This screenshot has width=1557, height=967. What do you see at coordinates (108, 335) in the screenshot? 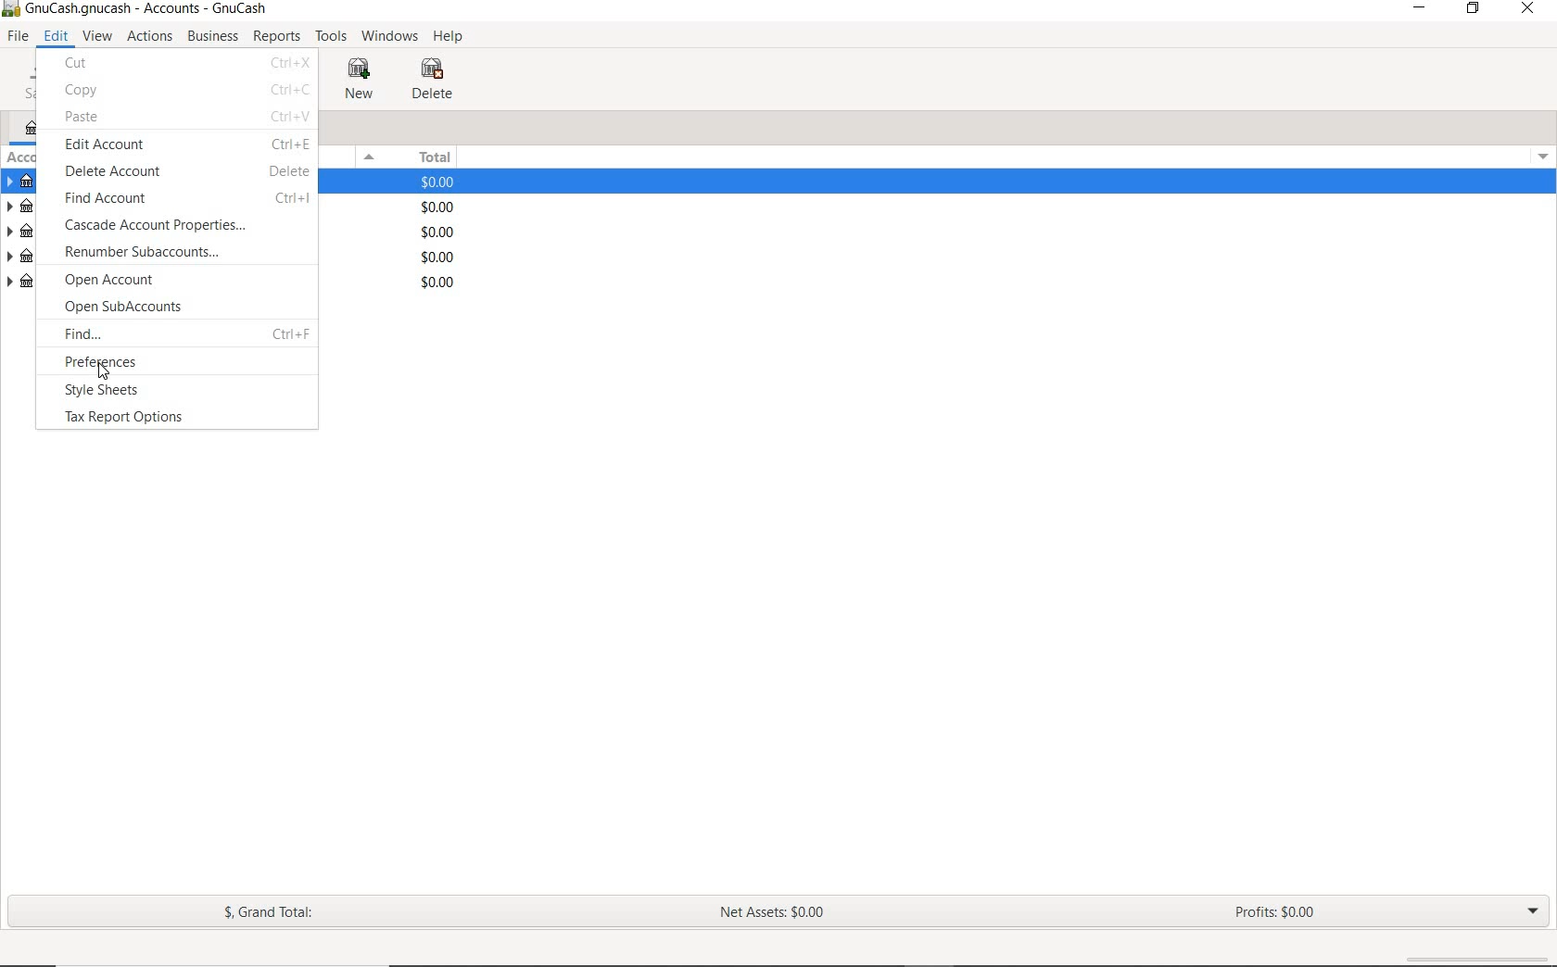
I see `FIND` at bounding box center [108, 335].